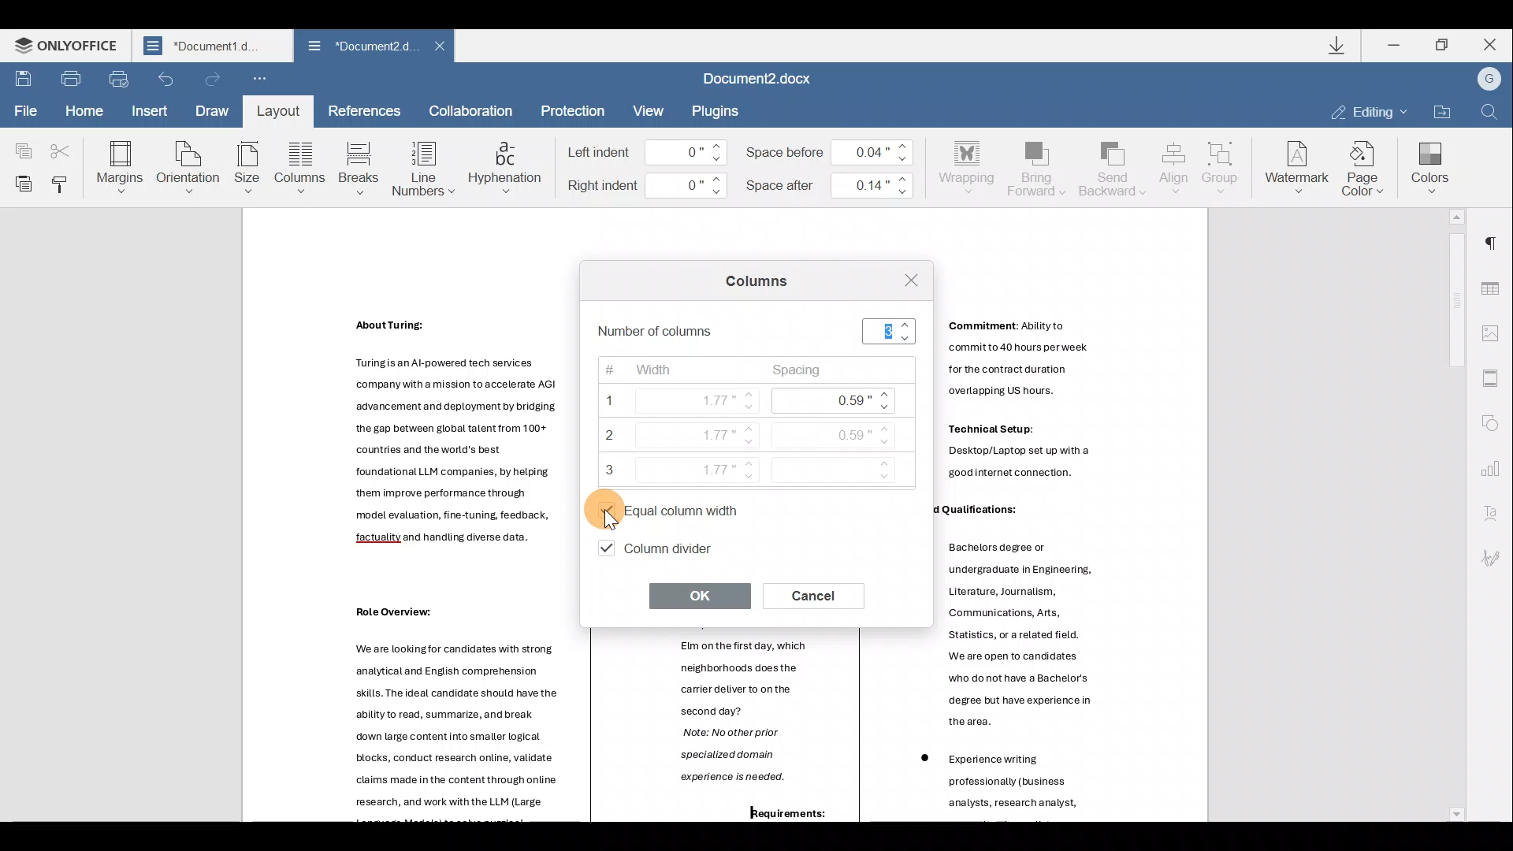 The width and height of the screenshot is (1513, 851). I want to click on Group, so click(1223, 163).